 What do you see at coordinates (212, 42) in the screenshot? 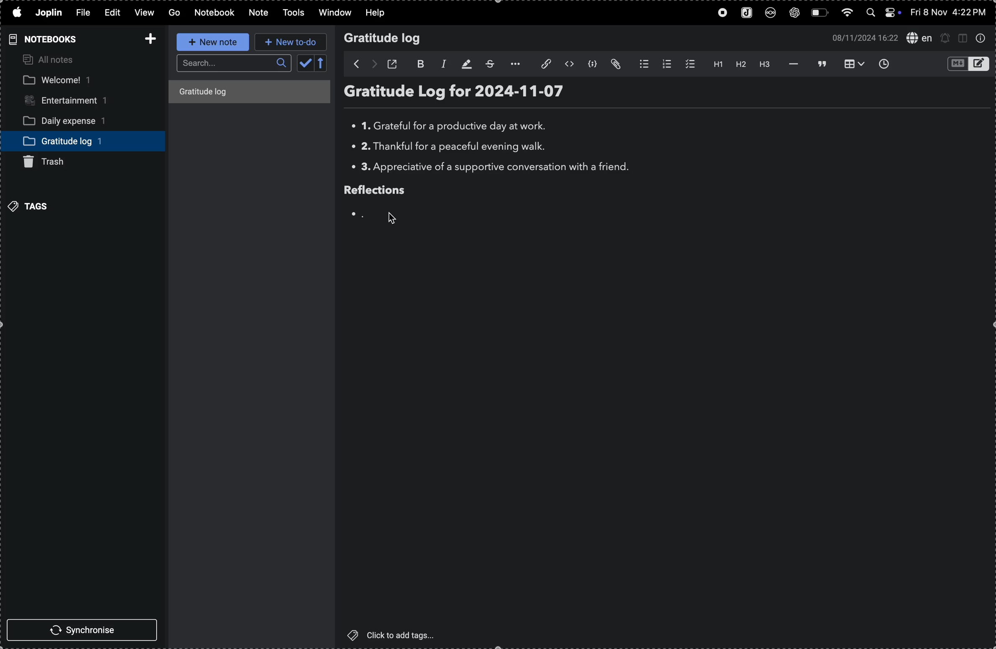
I see `new note` at bounding box center [212, 42].